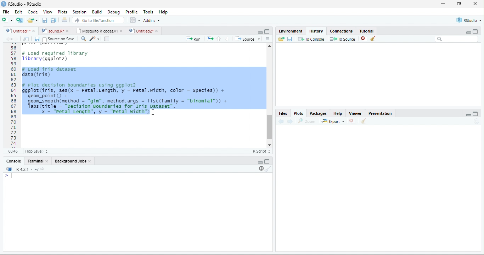  Describe the element at coordinates (210, 39) in the screenshot. I see `rerun` at that location.